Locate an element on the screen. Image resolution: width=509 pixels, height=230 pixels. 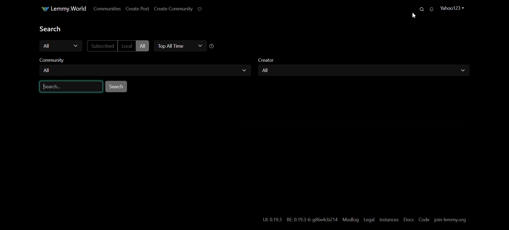
Yahoo123 is located at coordinates (452, 8).